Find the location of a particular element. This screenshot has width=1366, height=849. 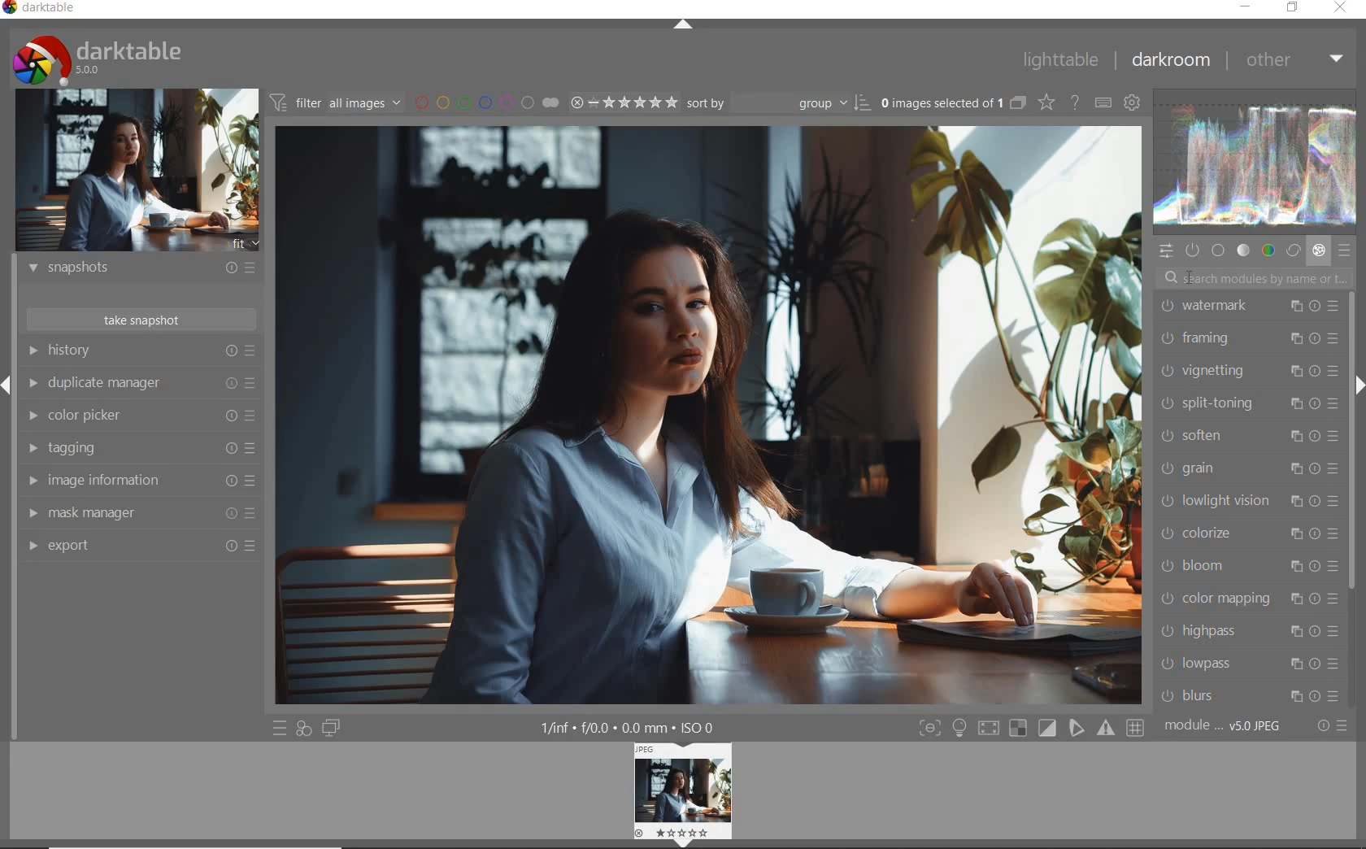

display a second darkroom image below is located at coordinates (332, 729).